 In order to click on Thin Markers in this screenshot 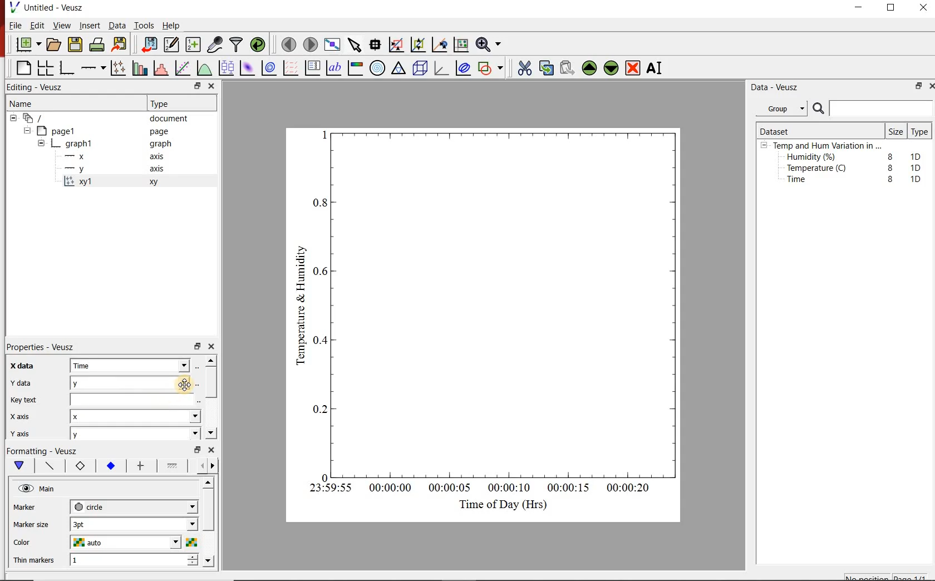, I will do `click(36, 561)`.